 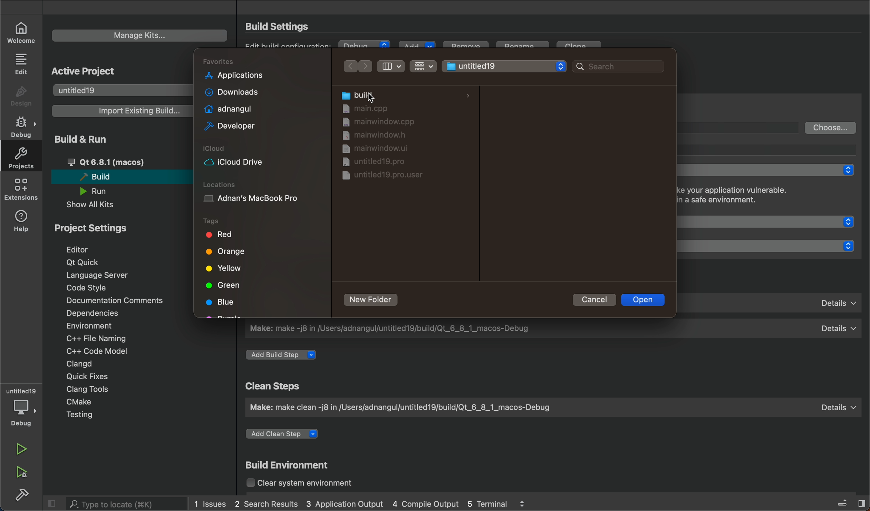 I want to click on build, so click(x=118, y=176).